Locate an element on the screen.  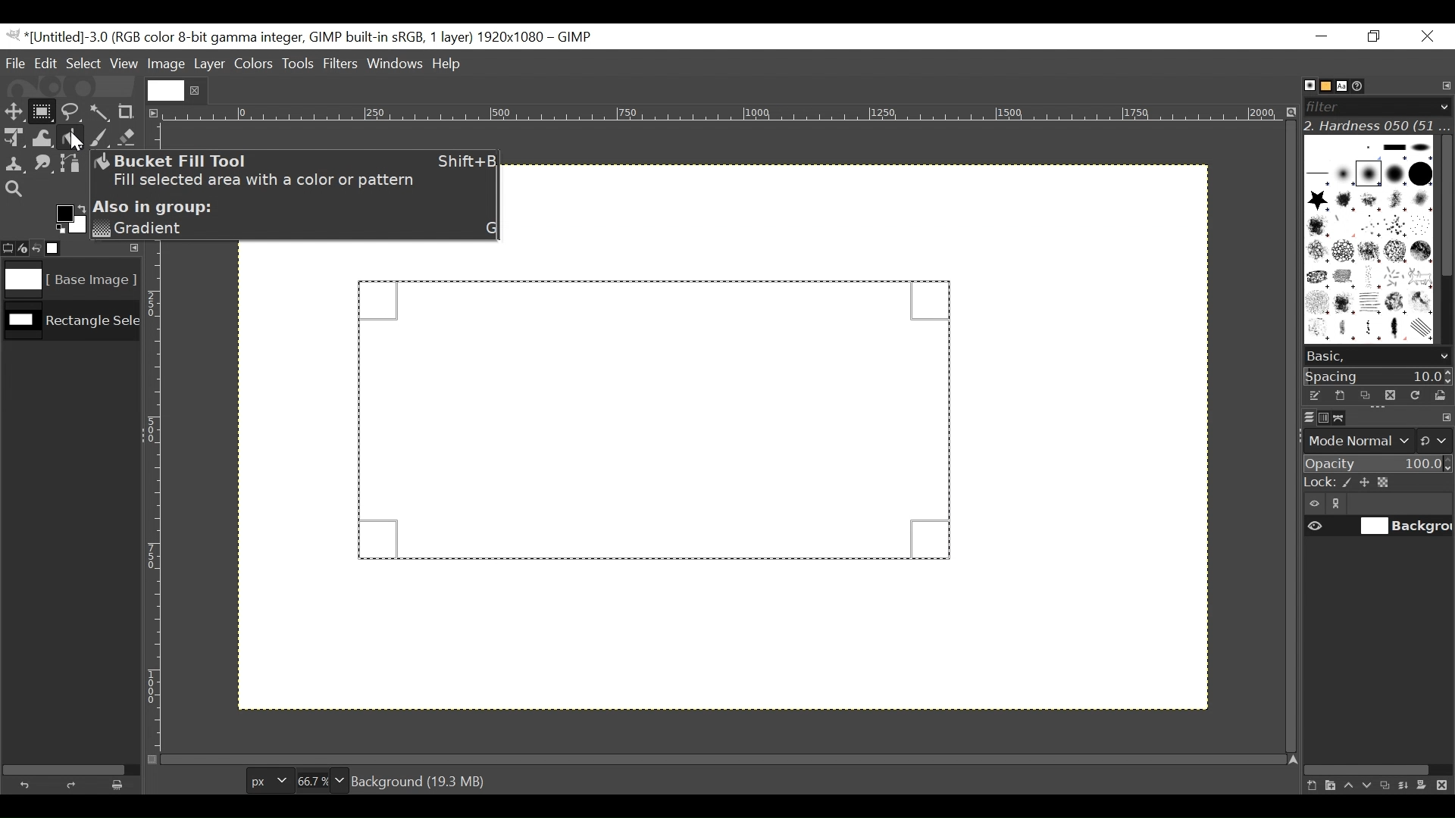
Vertical Ruler is located at coordinates (154, 495).